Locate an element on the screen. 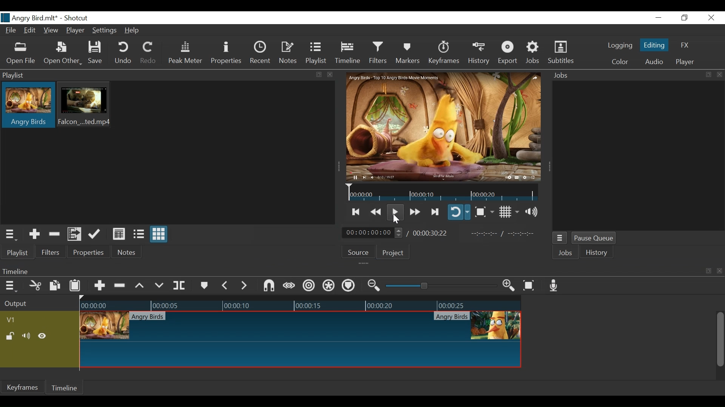 Image resolution: width=725 pixels, height=407 pixels. logging is located at coordinates (620, 46).